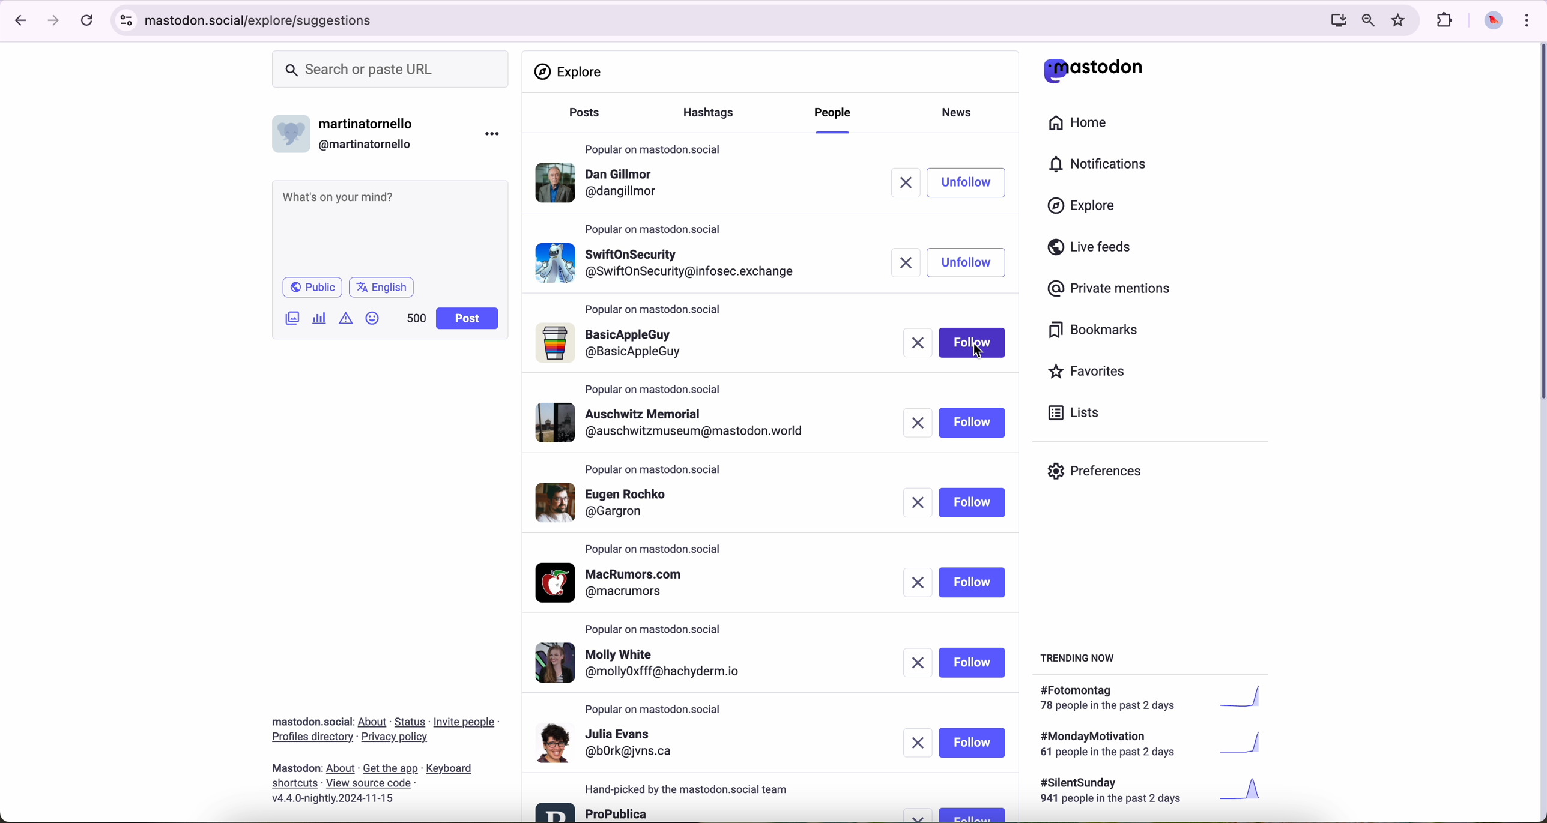 The image size is (1547, 823). What do you see at coordinates (972, 663) in the screenshot?
I see `follow button` at bounding box center [972, 663].